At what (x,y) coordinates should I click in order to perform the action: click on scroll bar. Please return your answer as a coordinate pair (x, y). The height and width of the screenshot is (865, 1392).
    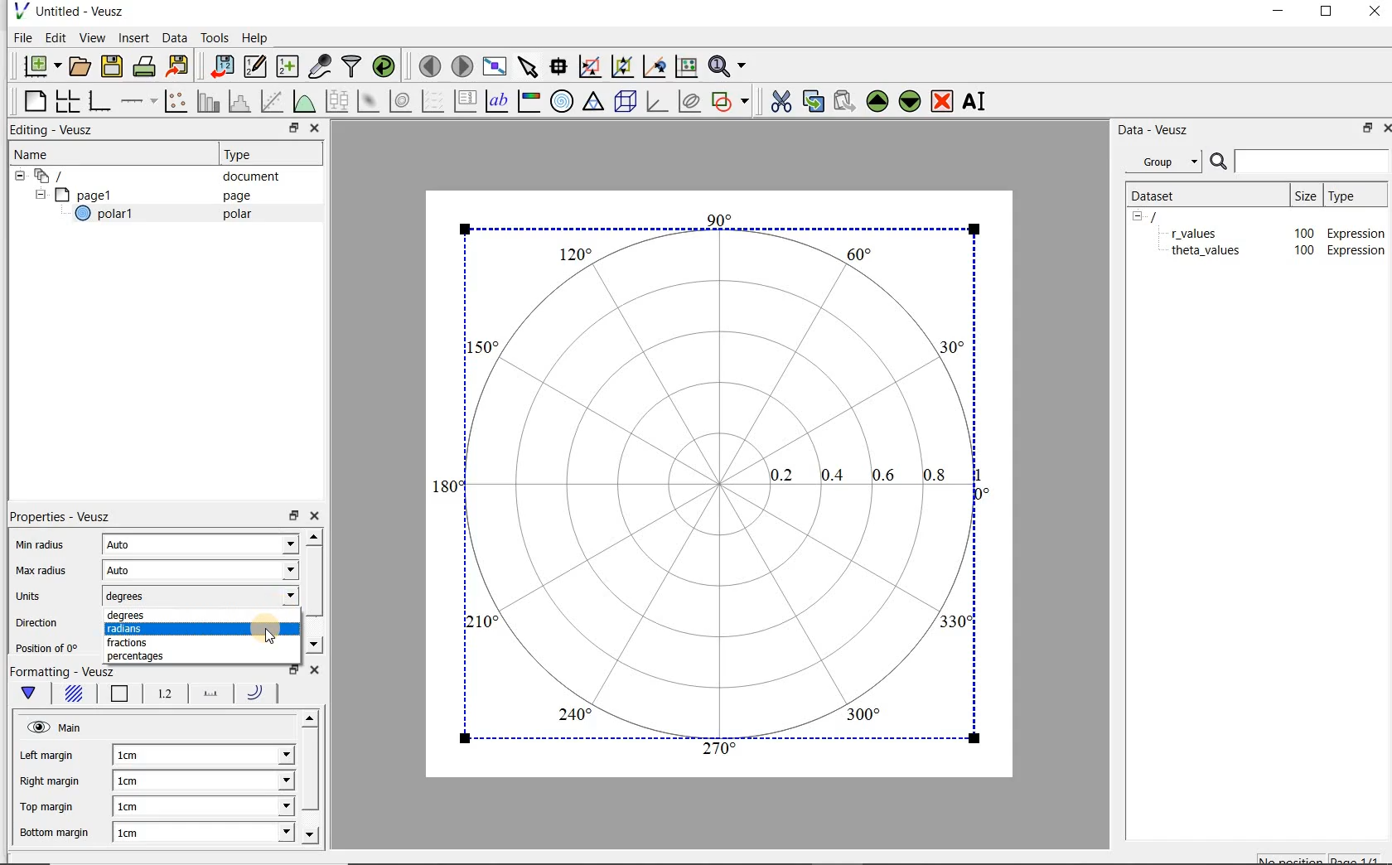
    Looking at the image, I should click on (313, 783).